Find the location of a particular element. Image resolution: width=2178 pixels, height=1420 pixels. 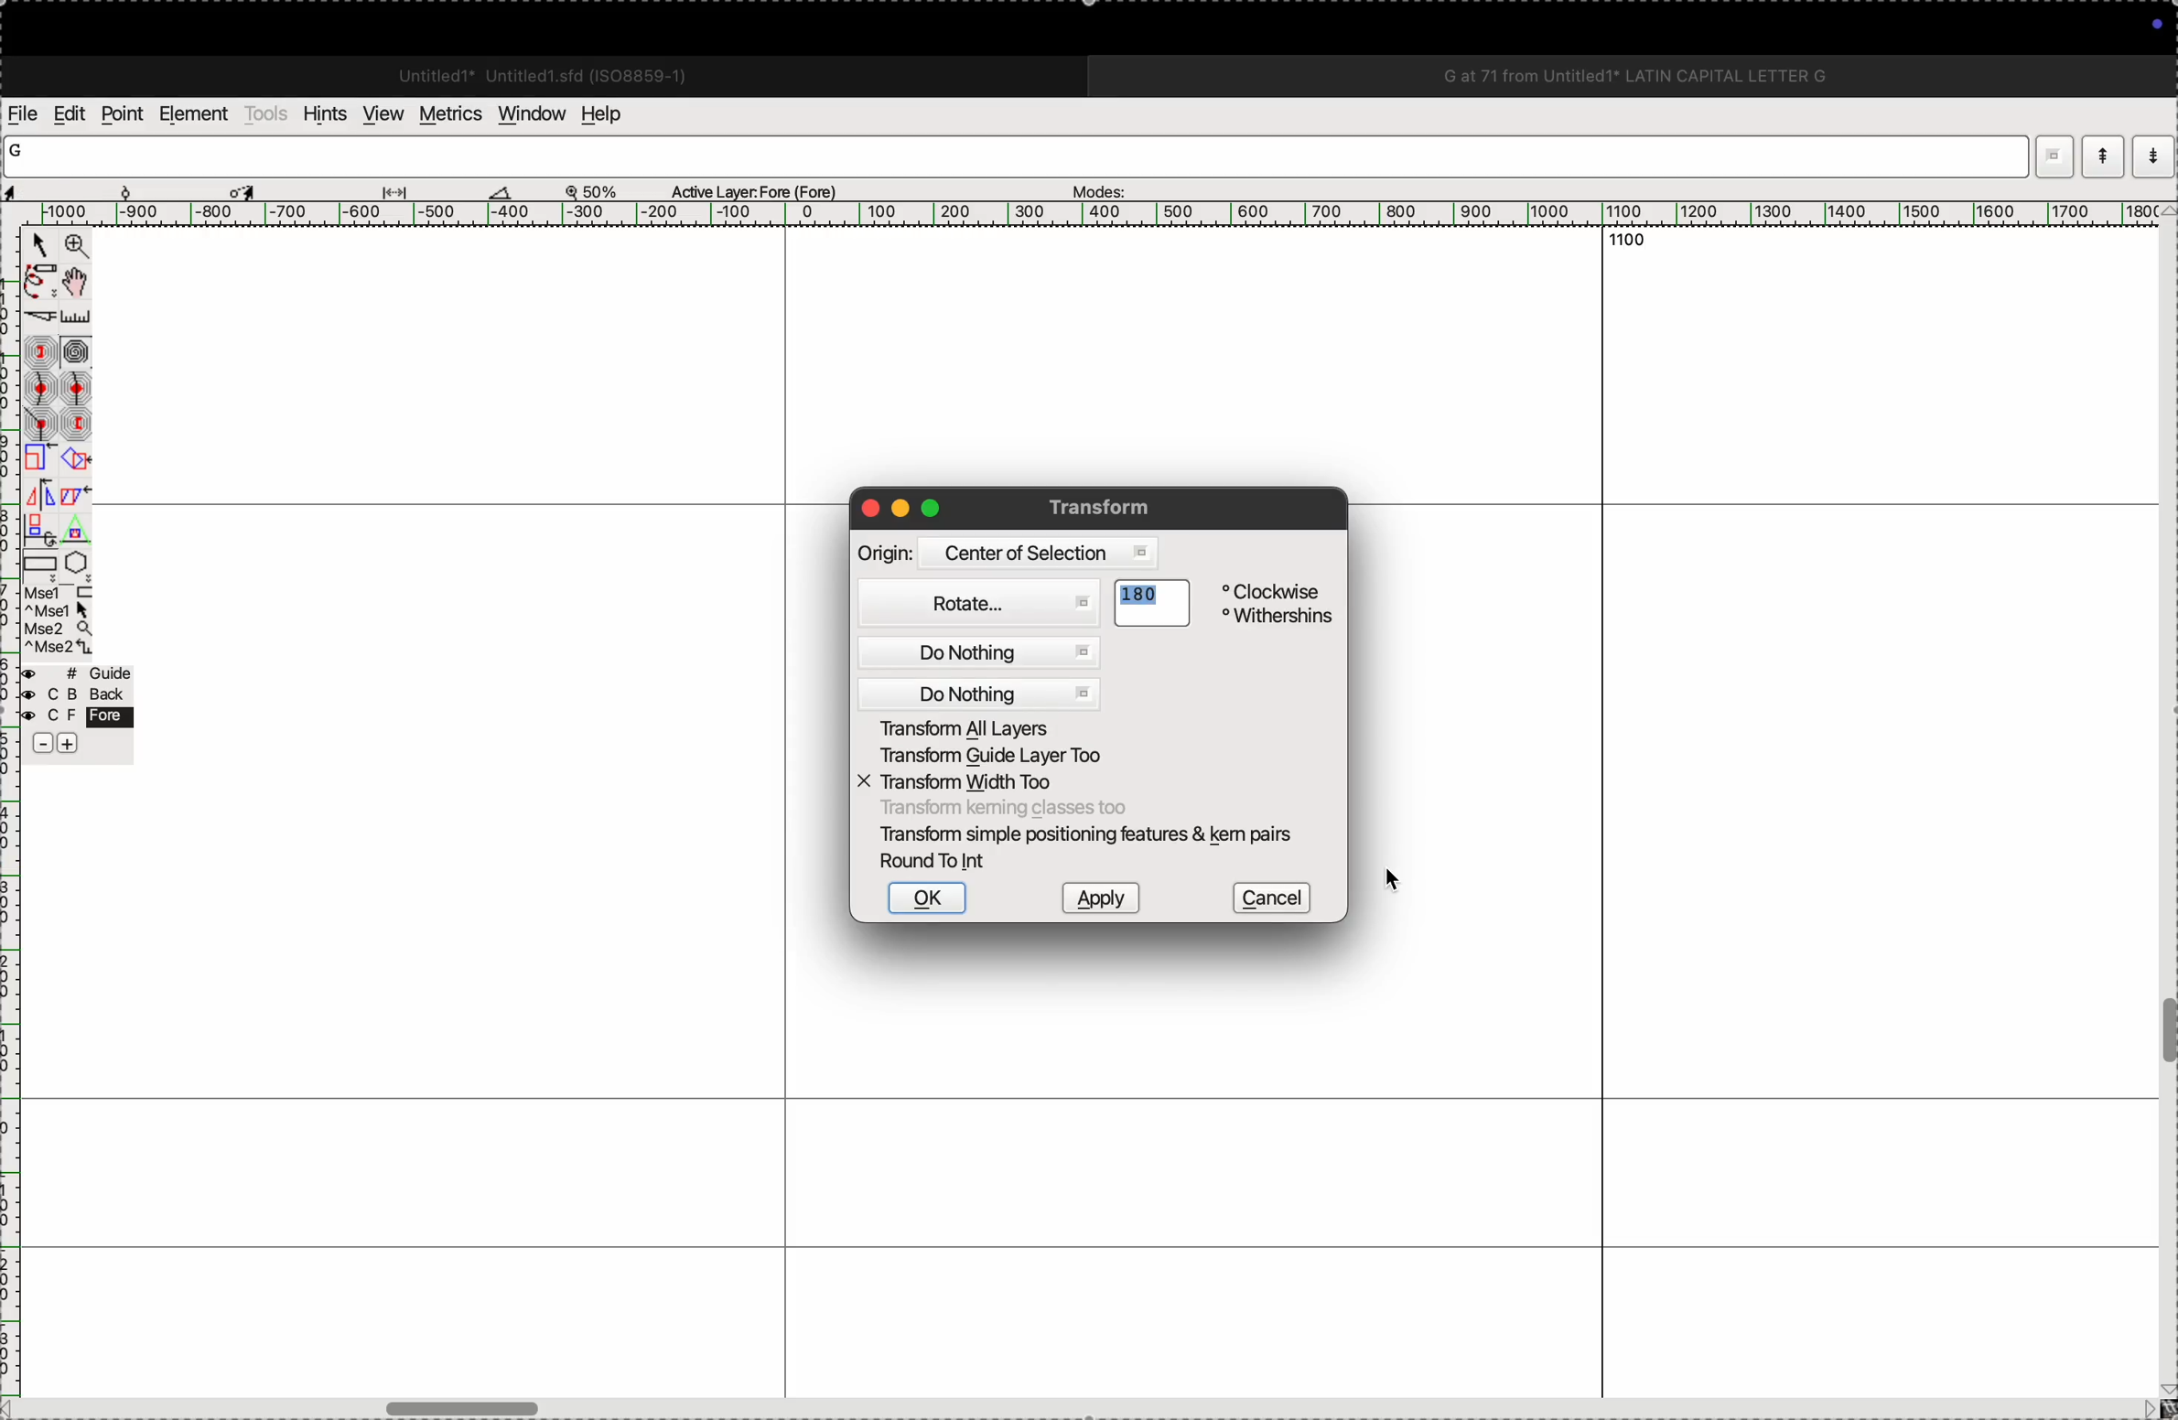

horizontal scrollbar is located at coordinates (1074, 1404).